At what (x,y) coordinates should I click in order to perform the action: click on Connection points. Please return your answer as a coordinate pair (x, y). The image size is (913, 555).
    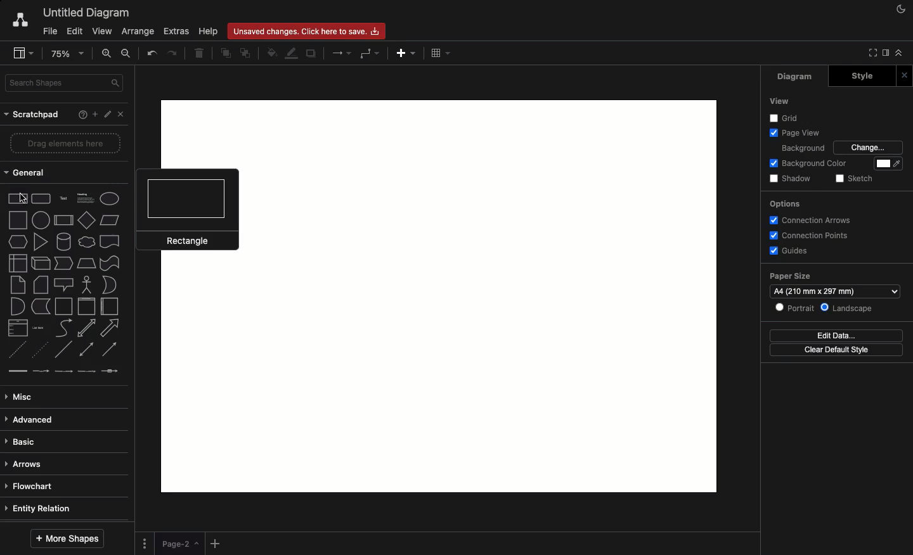
    Looking at the image, I should click on (810, 235).